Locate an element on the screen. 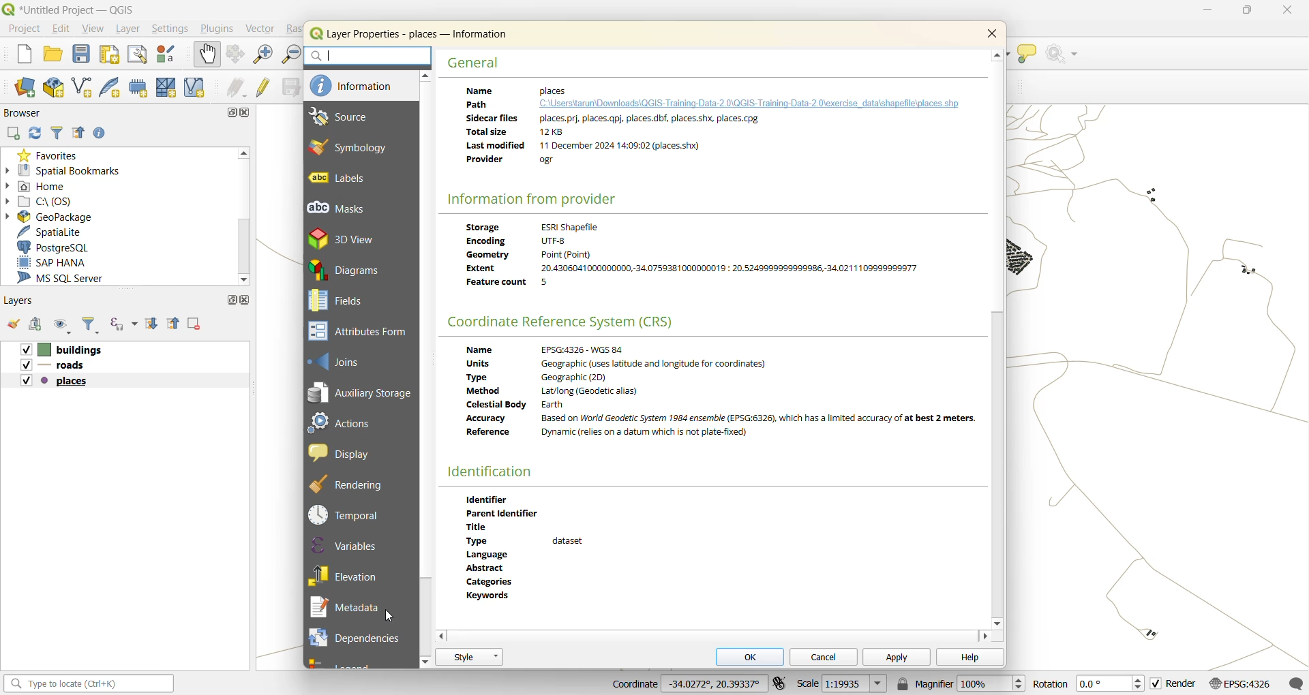 The image size is (1309, 695). attribute forms is located at coordinates (357, 330).